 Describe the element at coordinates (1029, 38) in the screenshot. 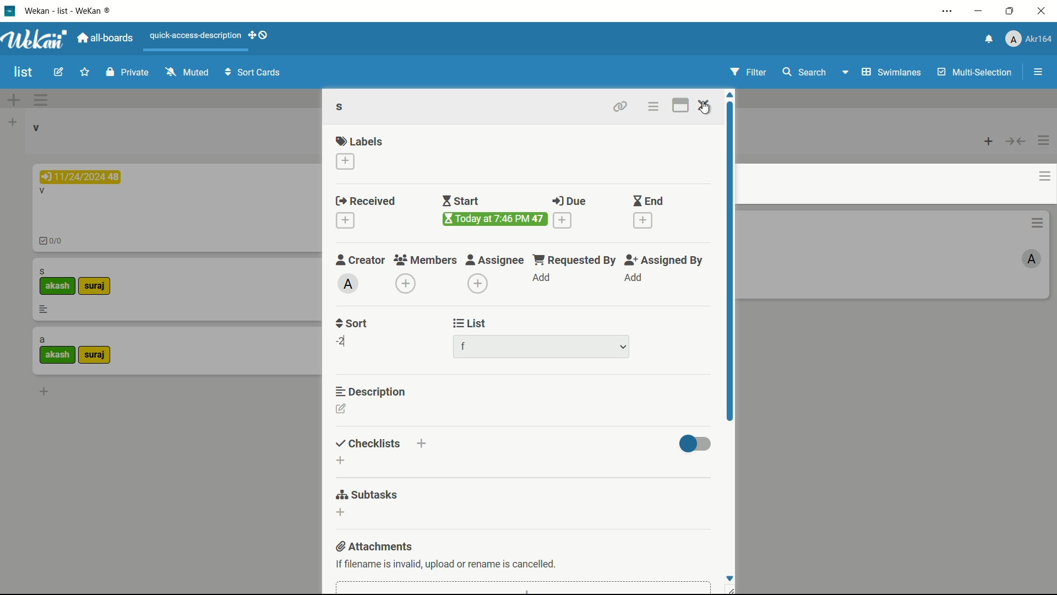

I see `profile` at that location.